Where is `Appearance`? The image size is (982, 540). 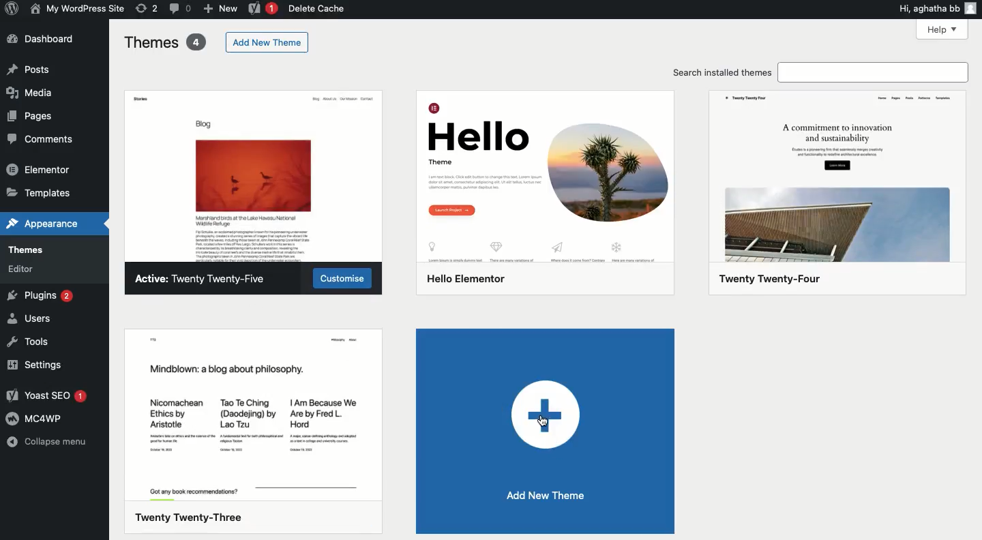
Appearance is located at coordinates (42, 222).